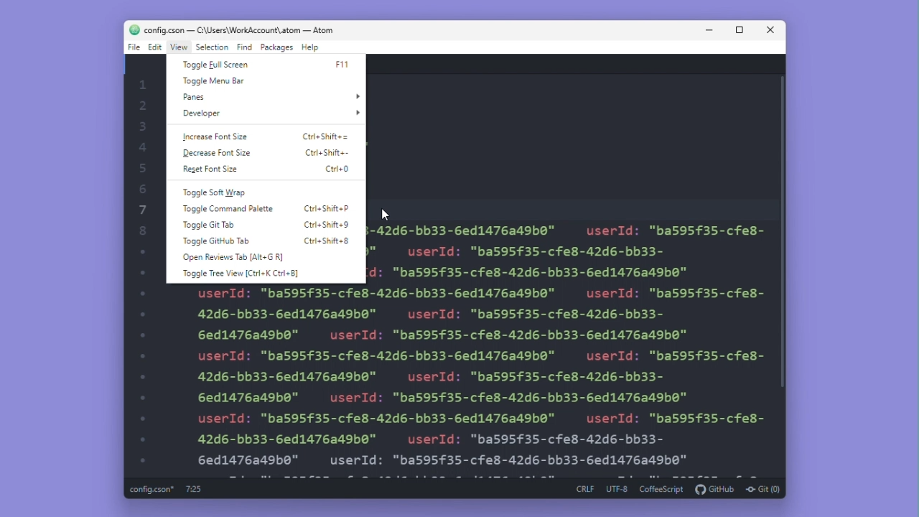 The height and width of the screenshot is (517, 919). Describe the element at coordinates (230, 29) in the screenshot. I see `config.cson-C:\Users\WorkAccount\atom-Atom` at that location.